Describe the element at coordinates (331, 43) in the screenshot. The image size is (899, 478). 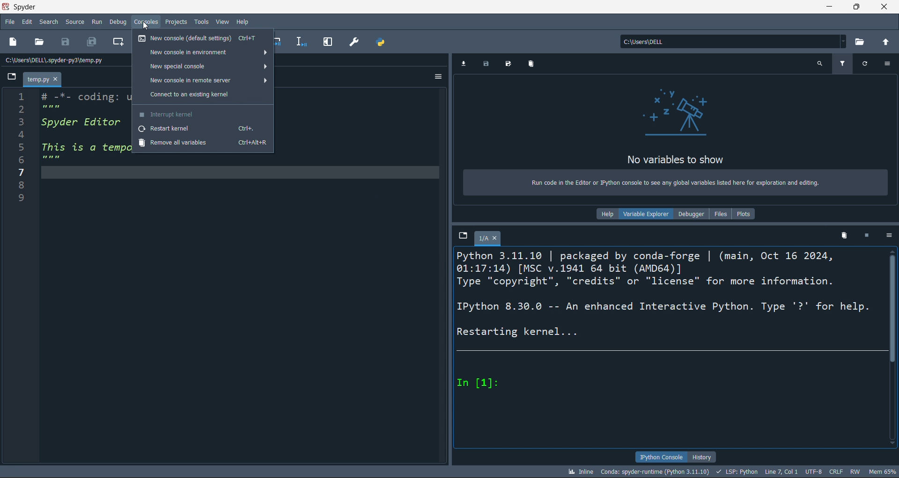
I see `expand pane` at that location.